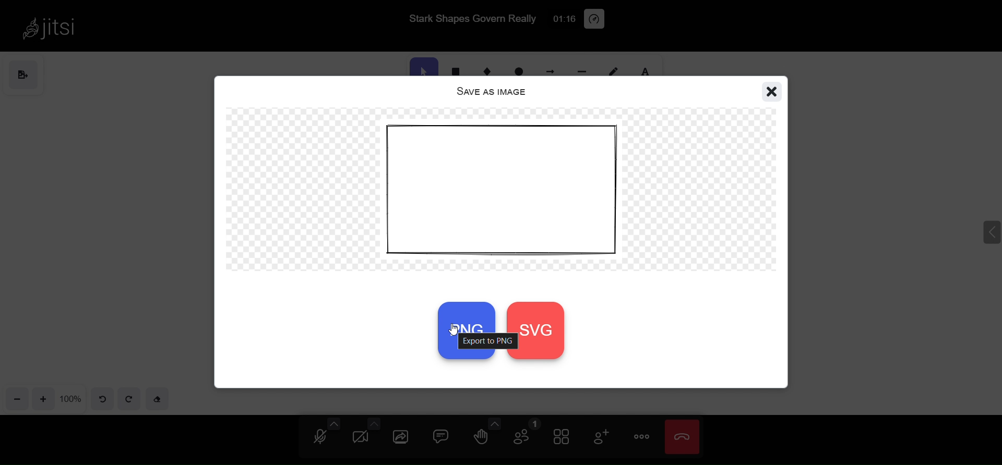 The image size is (1002, 465). Describe the element at coordinates (16, 399) in the screenshot. I see `zoom out` at that location.